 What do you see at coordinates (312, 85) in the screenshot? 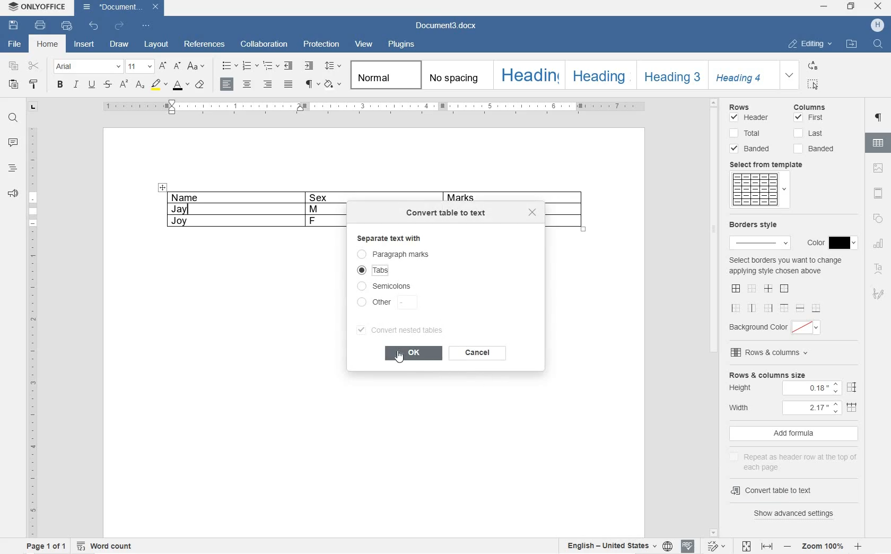
I see `NONPRINTING CHARACTERS` at bounding box center [312, 85].